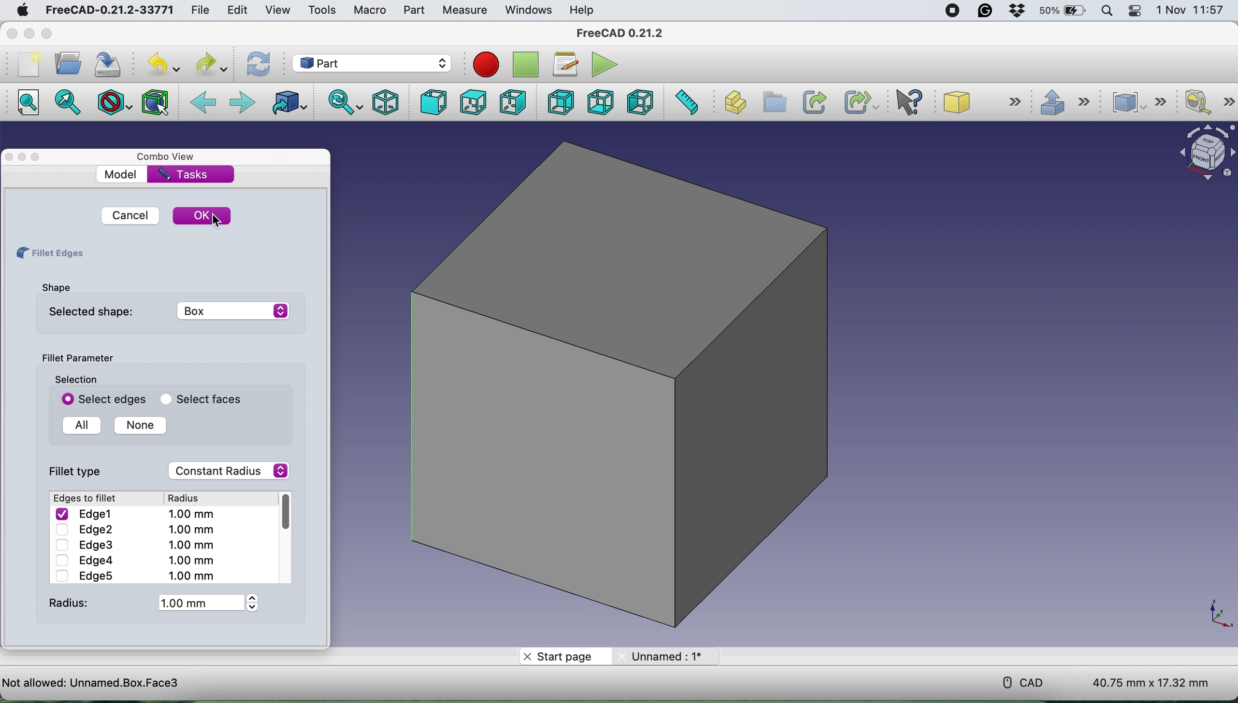 The image size is (1238, 703). I want to click on start page, so click(564, 655).